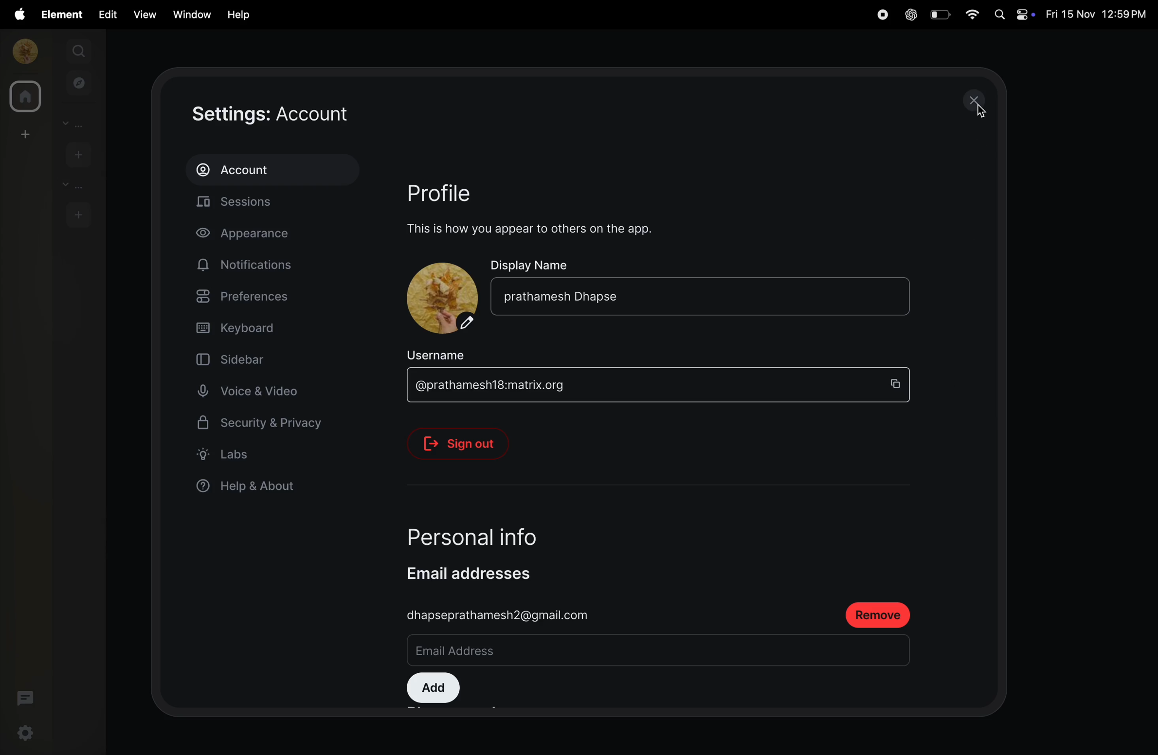 The height and width of the screenshot is (755, 1158). What do you see at coordinates (21, 51) in the screenshot?
I see `profile` at bounding box center [21, 51].